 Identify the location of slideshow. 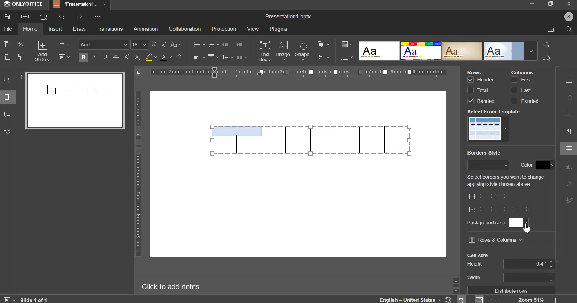
(65, 56).